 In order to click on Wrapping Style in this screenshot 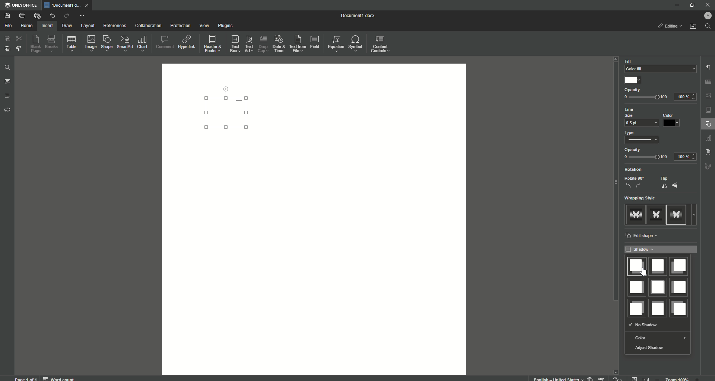, I will do `click(643, 198)`.